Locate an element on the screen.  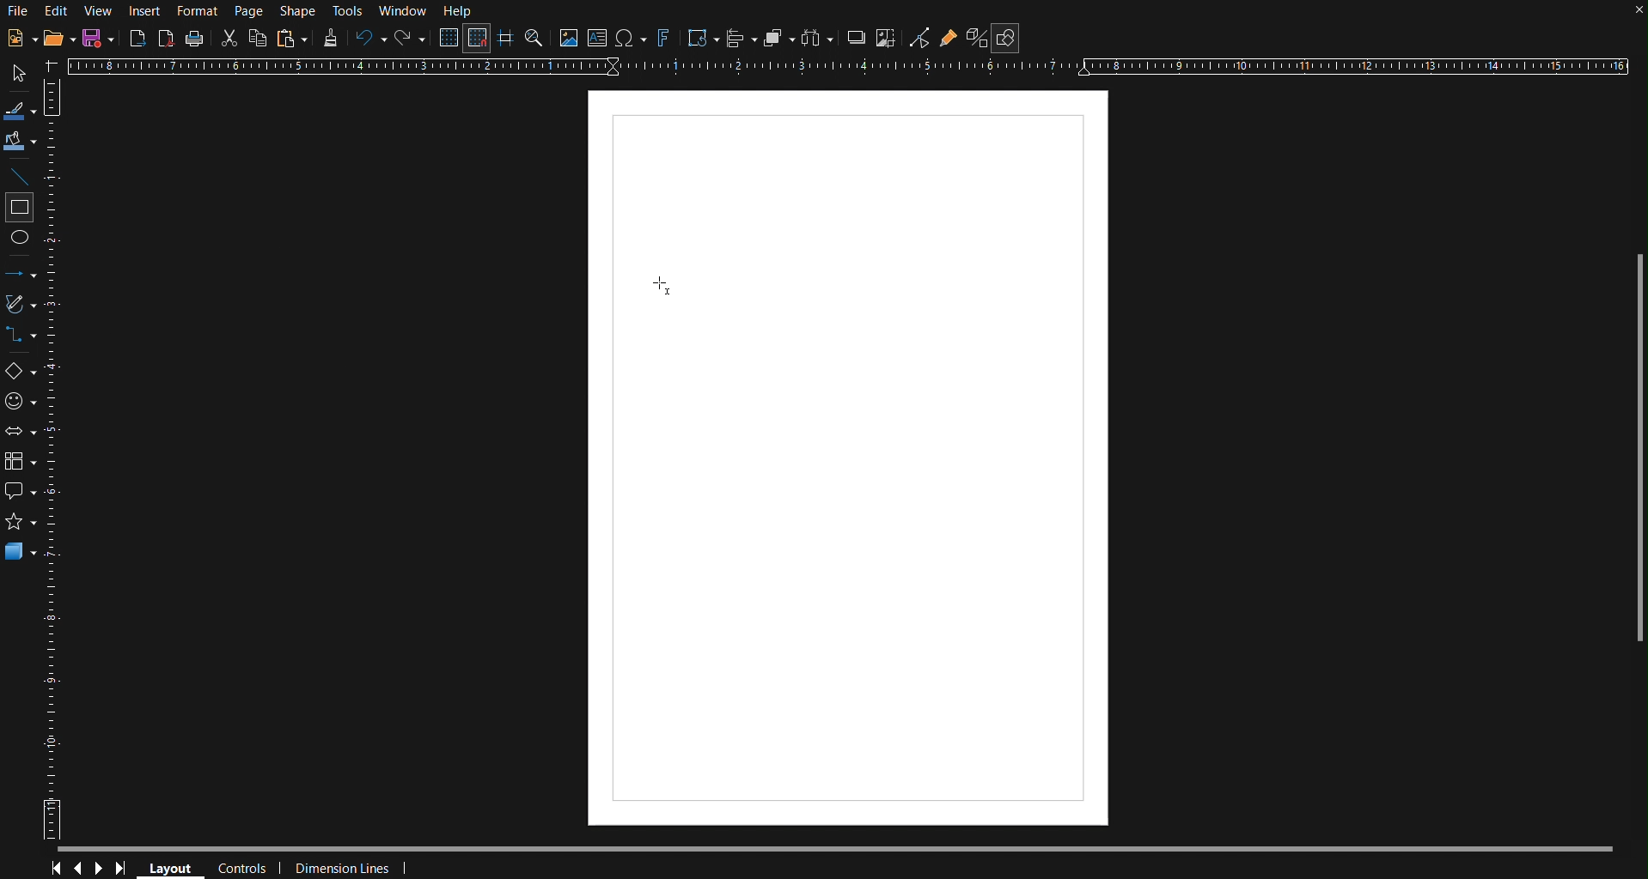
Guidelines while moving is located at coordinates (505, 37).